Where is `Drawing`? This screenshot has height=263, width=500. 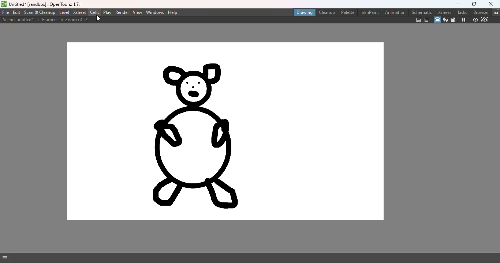 Drawing is located at coordinates (304, 13).